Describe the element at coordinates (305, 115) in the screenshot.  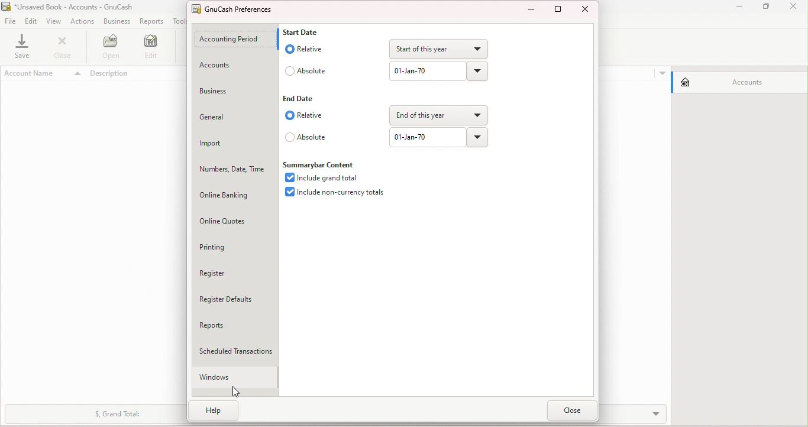
I see `Relative` at that location.